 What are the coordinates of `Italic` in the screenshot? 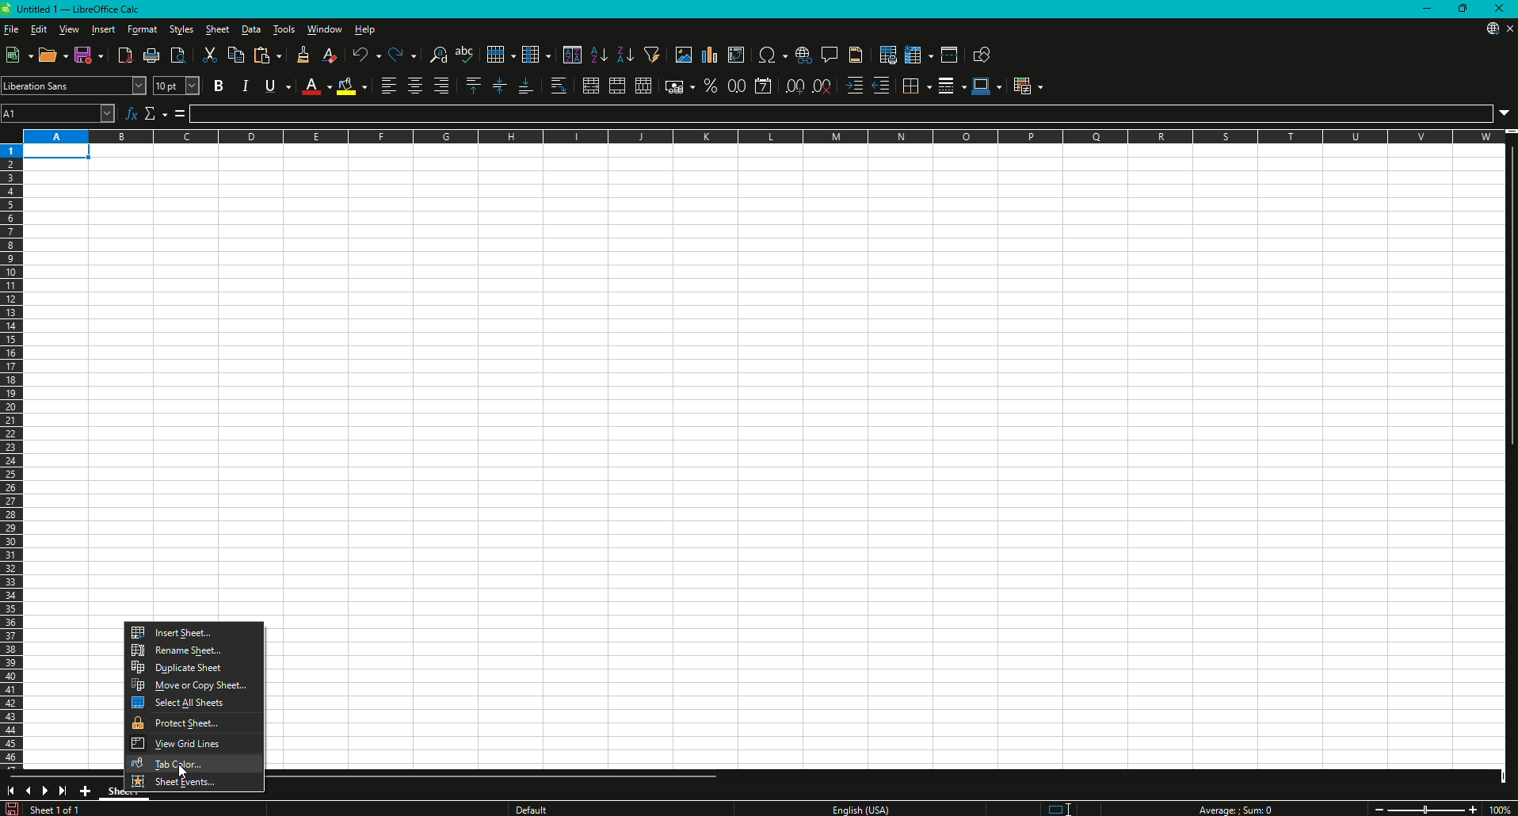 It's located at (245, 86).